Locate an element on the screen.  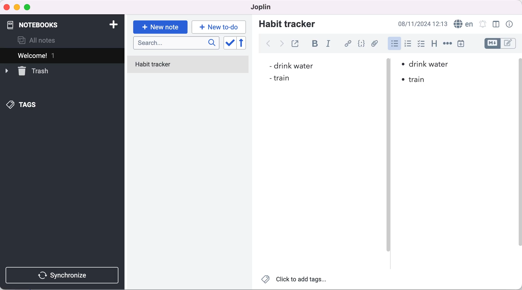
joplin is located at coordinates (259, 7).